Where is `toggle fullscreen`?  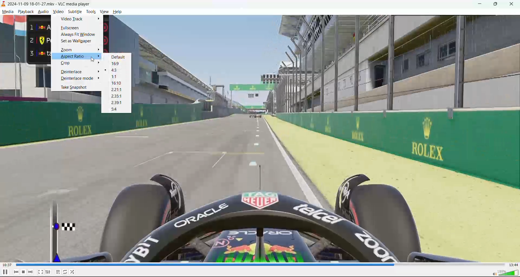
toggle fullscreen is located at coordinates (40, 271).